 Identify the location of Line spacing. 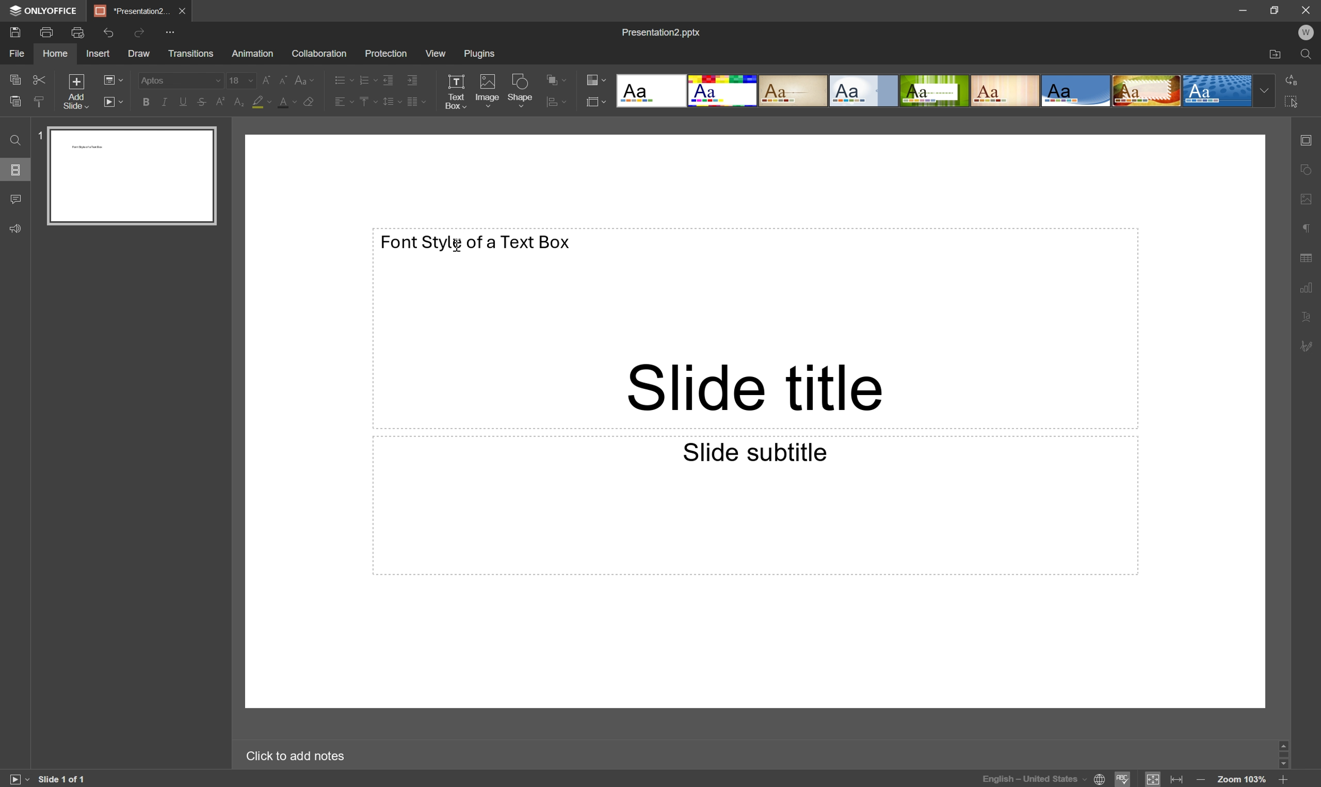
(392, 101).